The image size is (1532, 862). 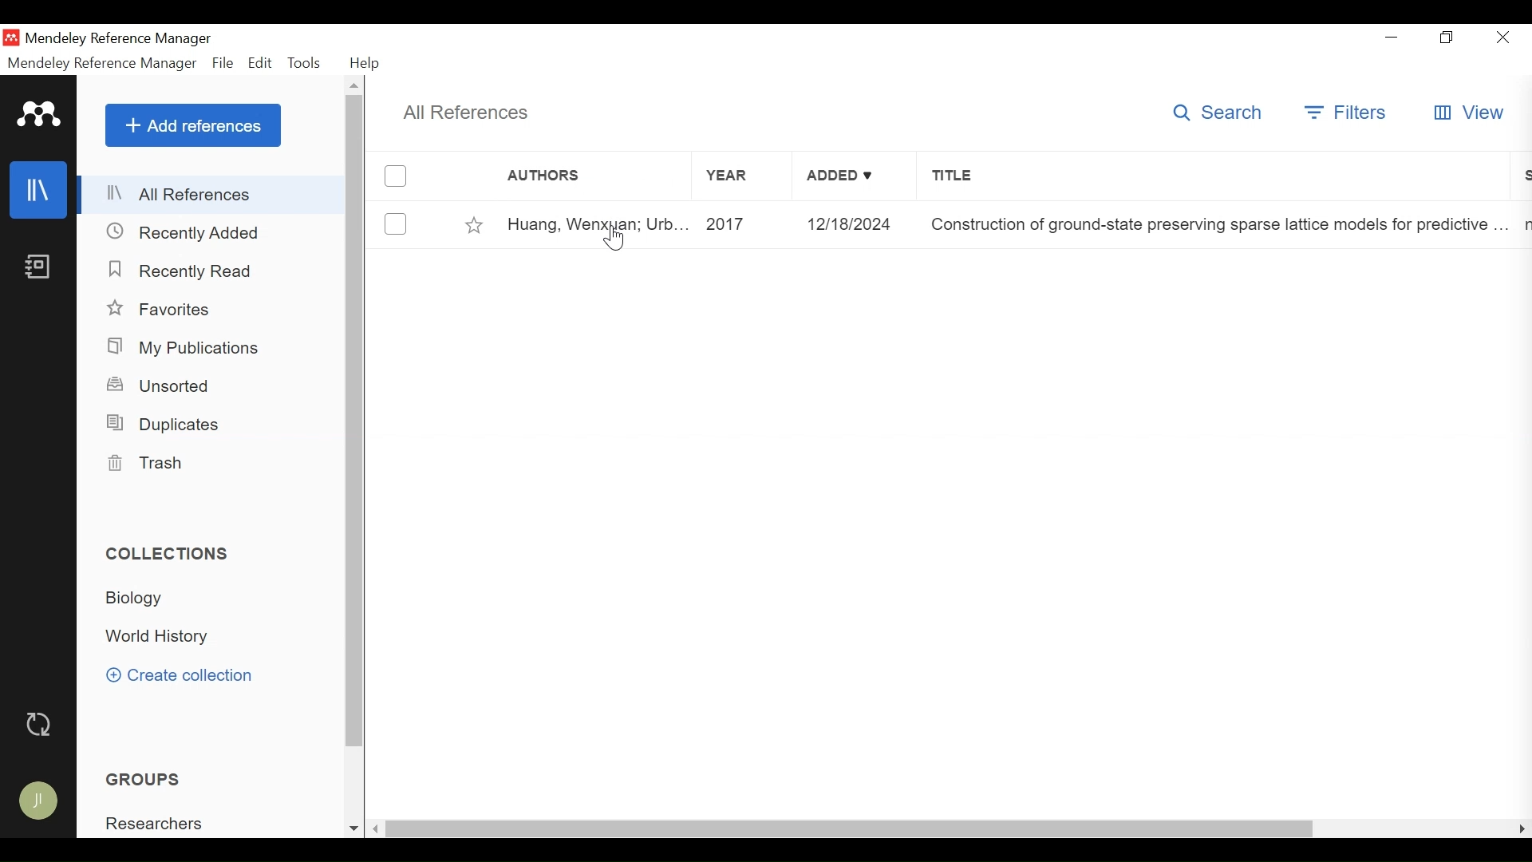 I want to click on Authors, so click(x=559, y=176).